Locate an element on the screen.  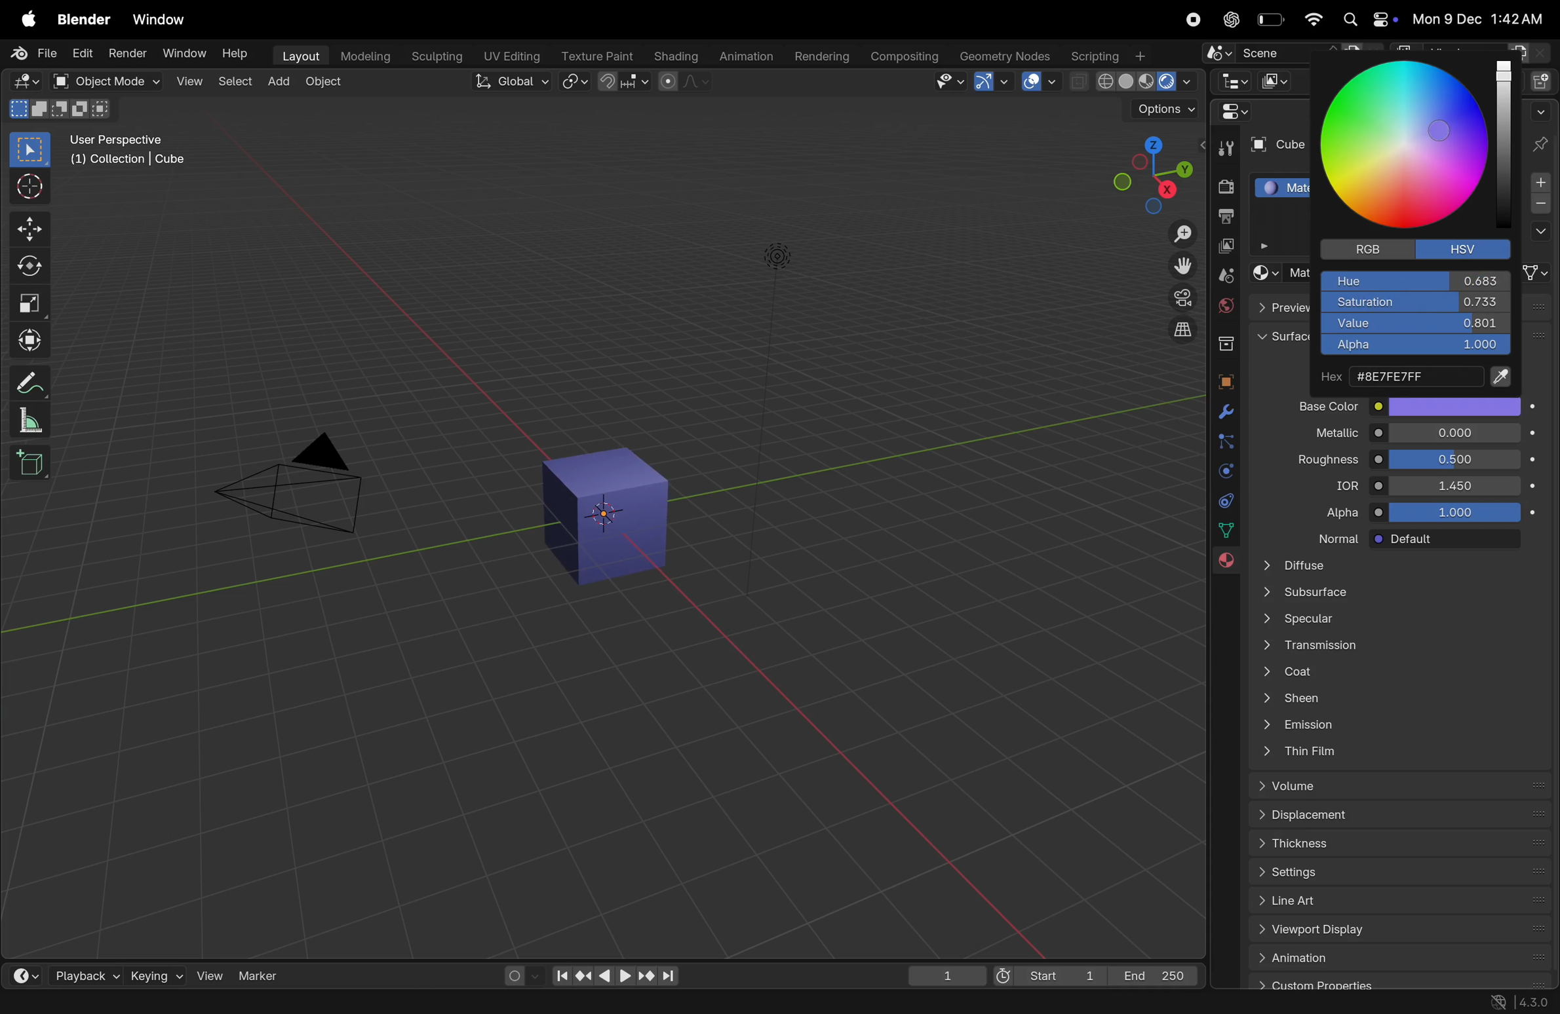
add materail slor is located at coordinates (1540, 183).